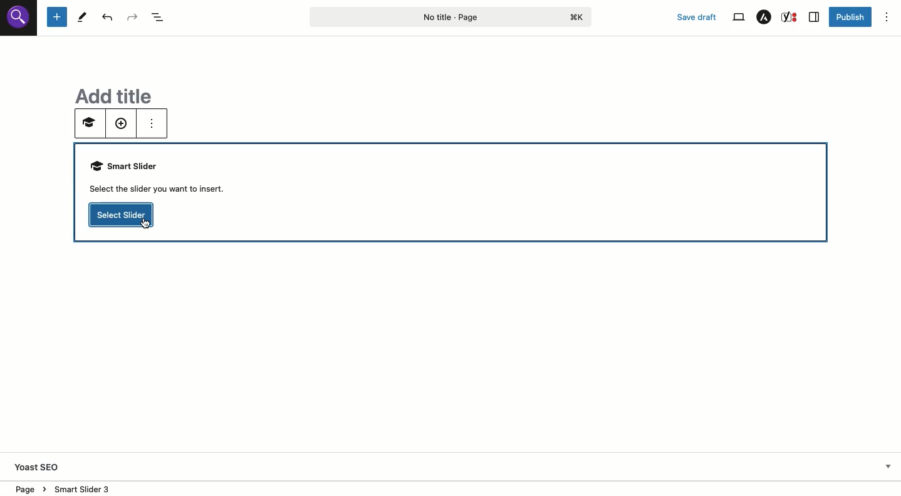 The height and width of the screenshot is (496, 901). I want to click on show more below, so click(887, 465).